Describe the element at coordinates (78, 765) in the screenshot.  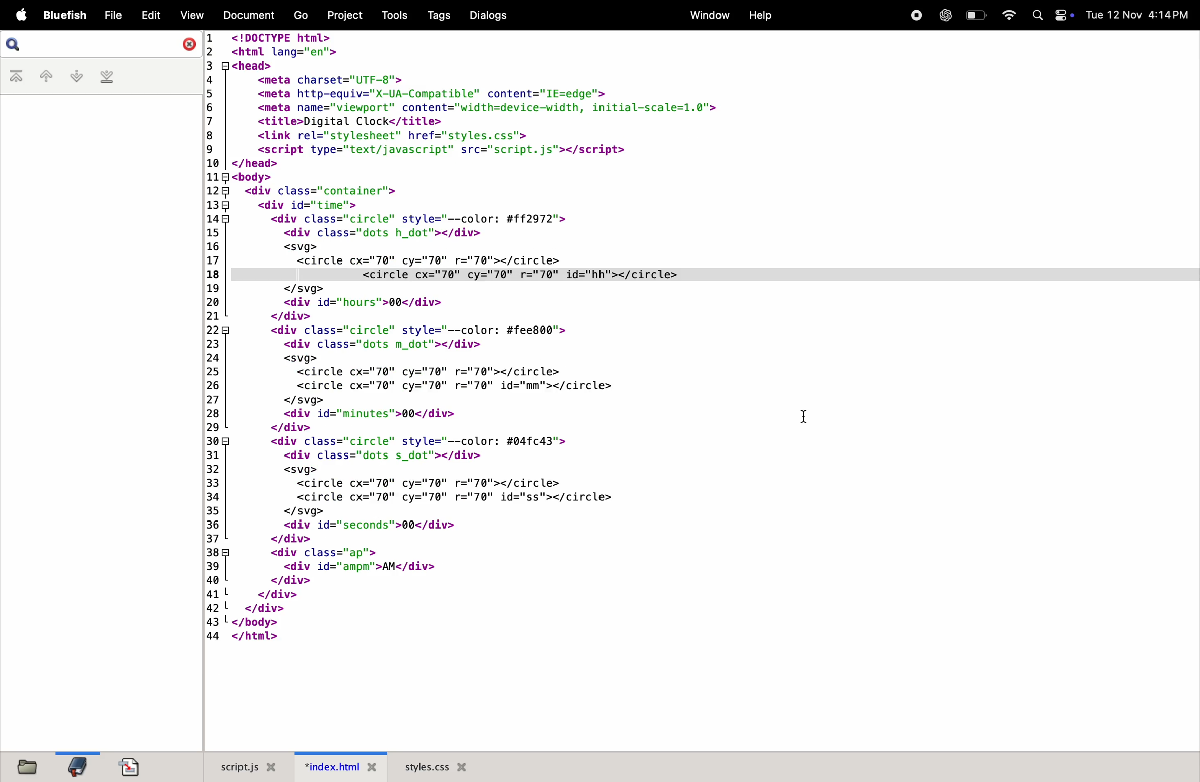
I see `bookmaark` at that location.